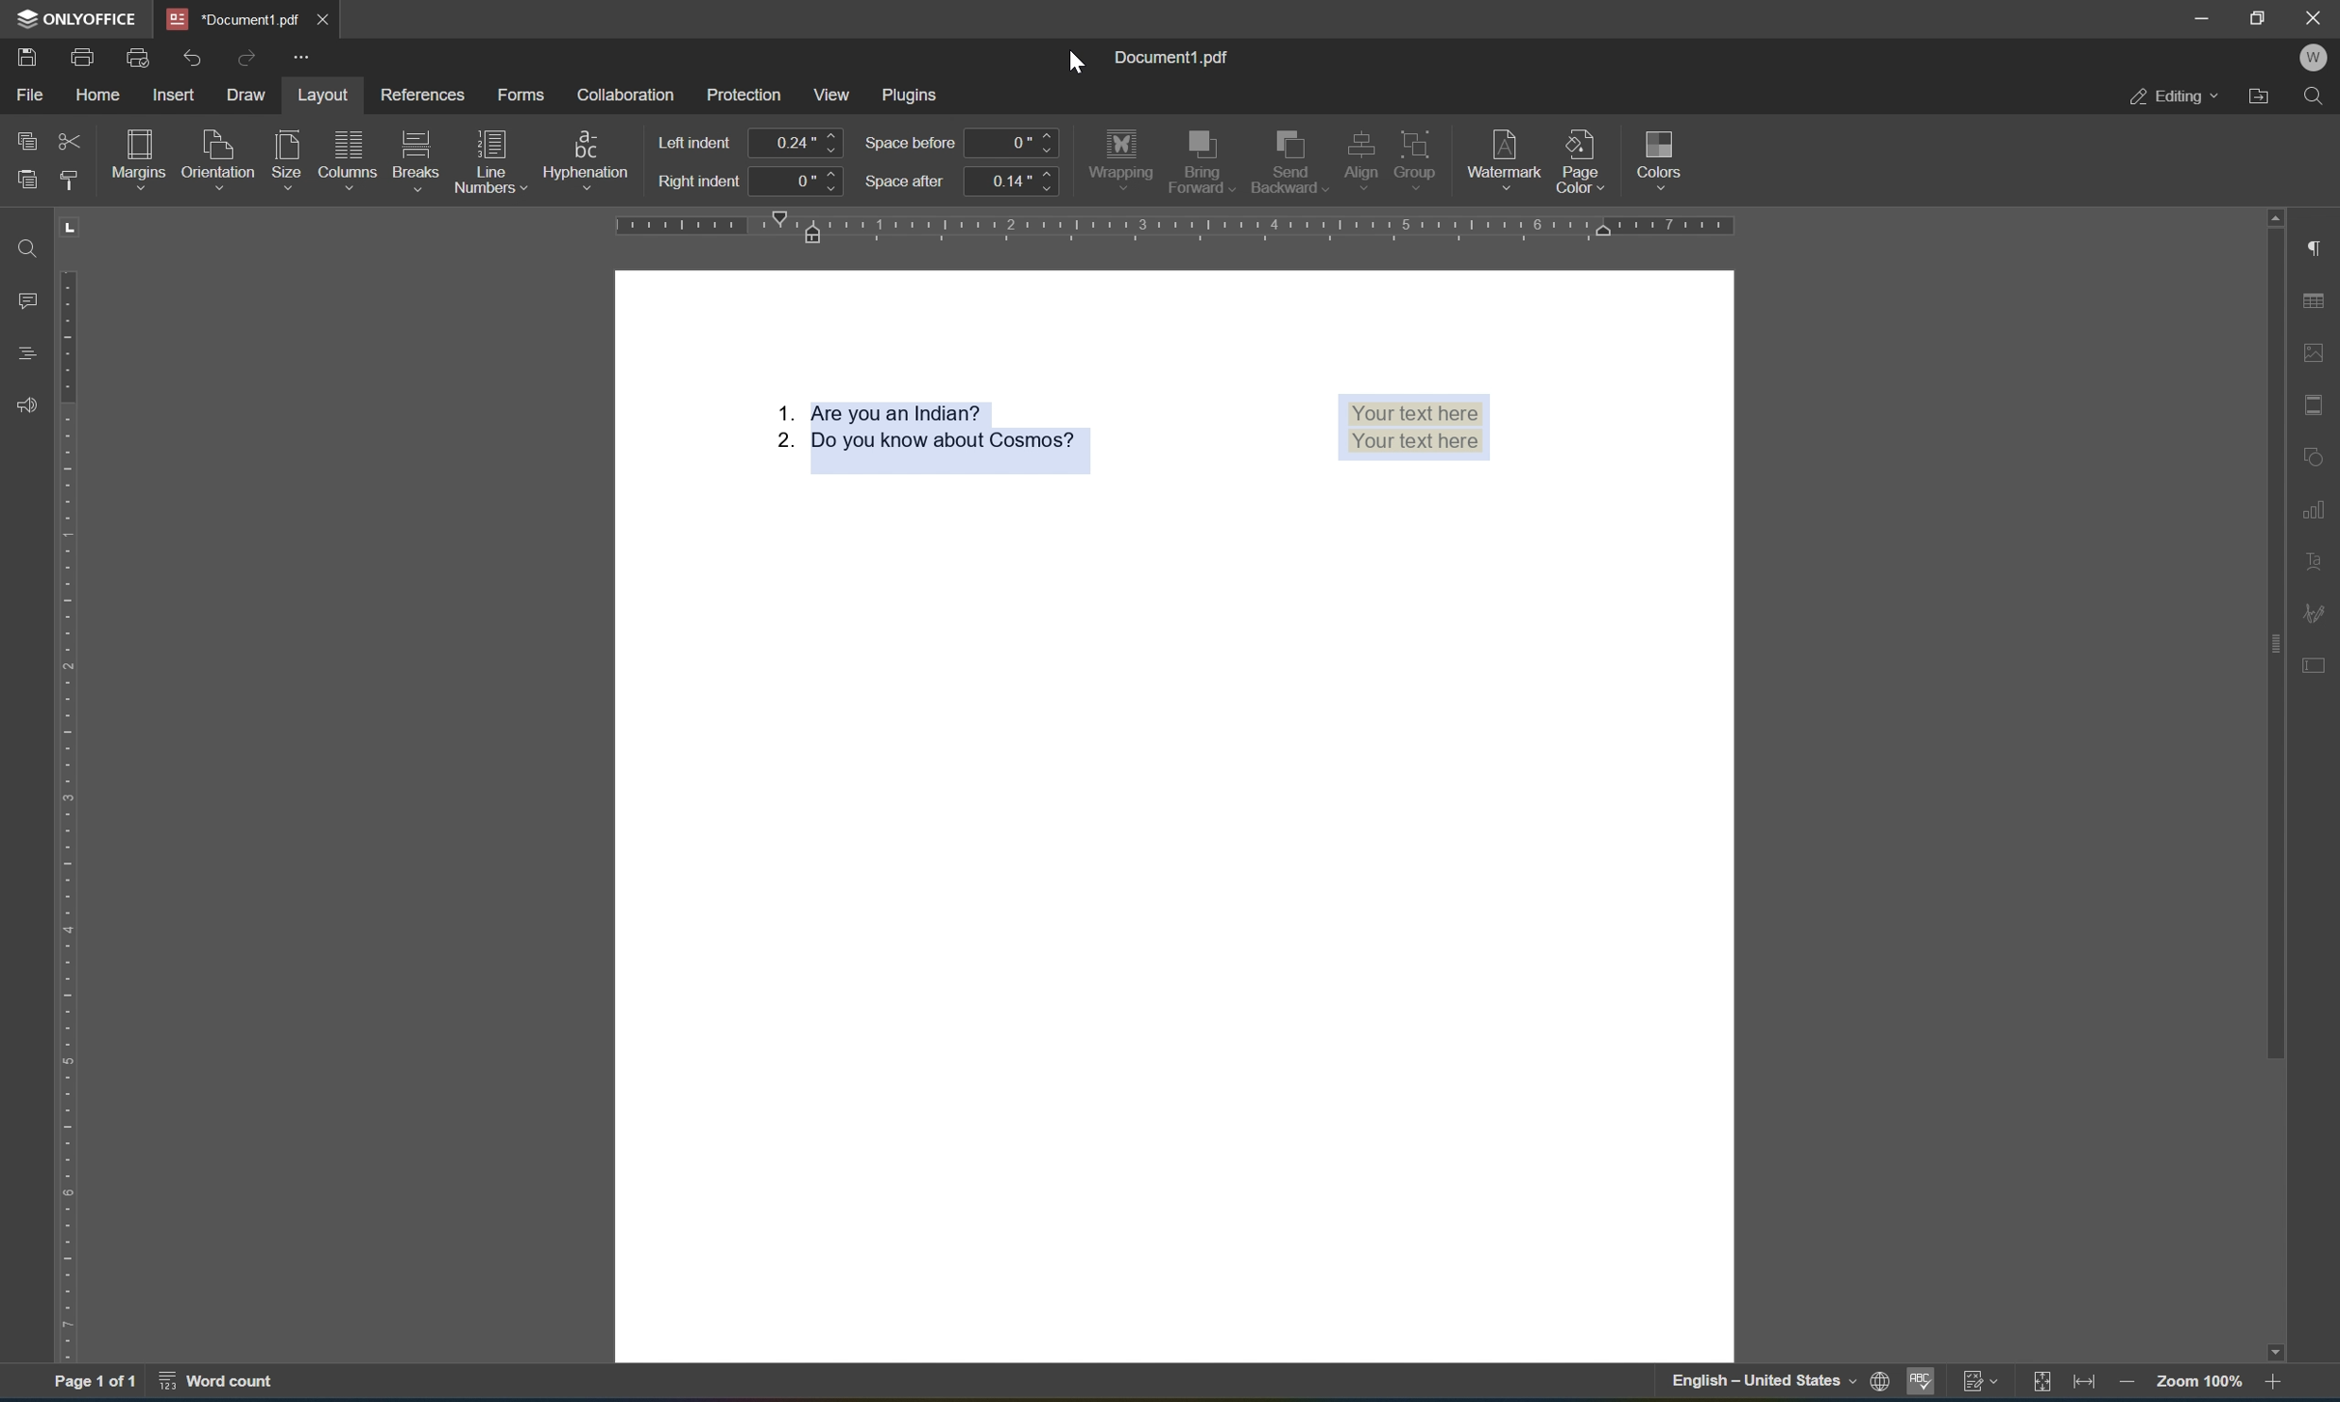 This screenshot has height=1402, width=2340. Describe the element at coordinates (1923, 1383) in the screenshot. I see `spell checking` at that location.